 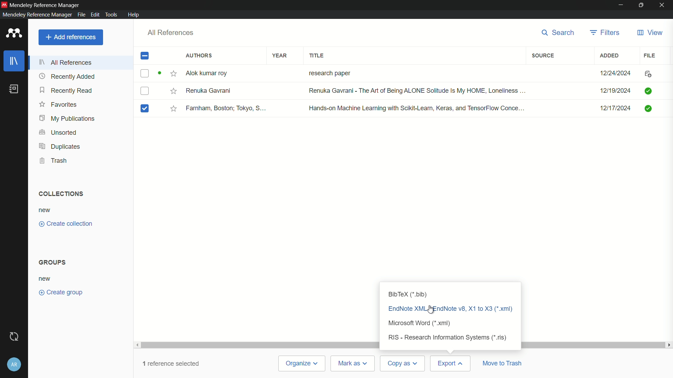 I want to click on maximize, so click(x=641, y=5).